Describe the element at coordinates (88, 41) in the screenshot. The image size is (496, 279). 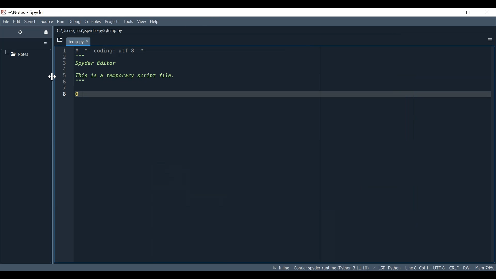
I see `cursor` at that location.